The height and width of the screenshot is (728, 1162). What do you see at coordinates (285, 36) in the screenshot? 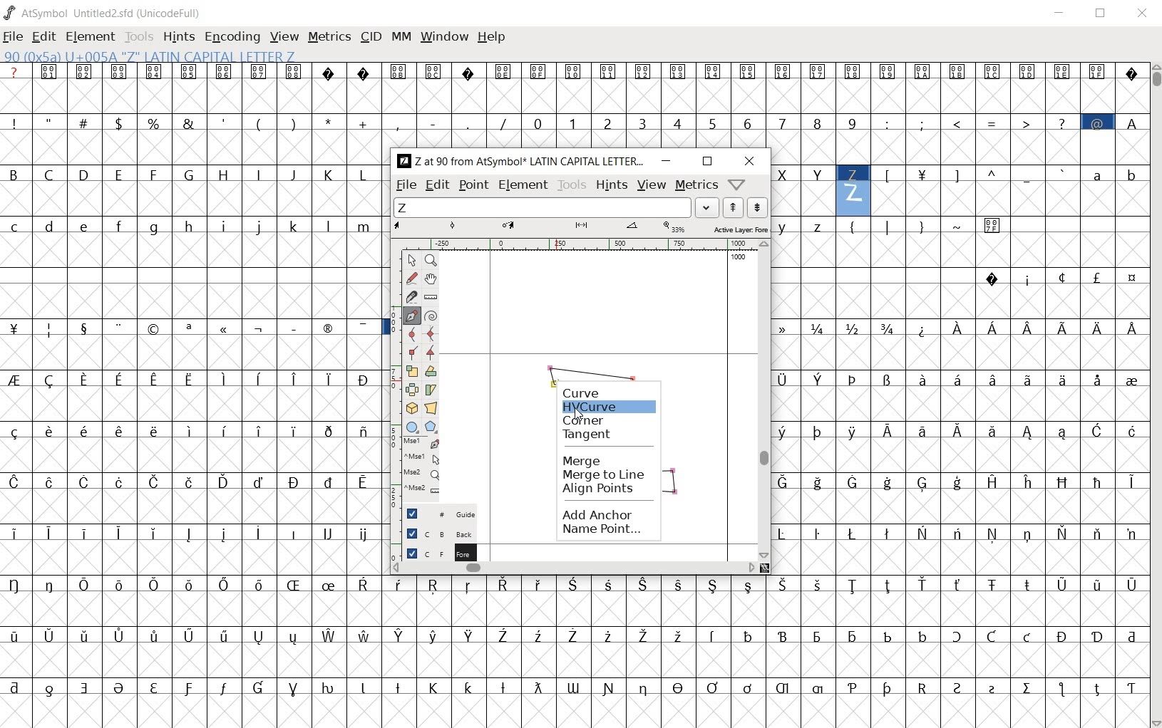
I see `view` at bounding box center [285, 36].